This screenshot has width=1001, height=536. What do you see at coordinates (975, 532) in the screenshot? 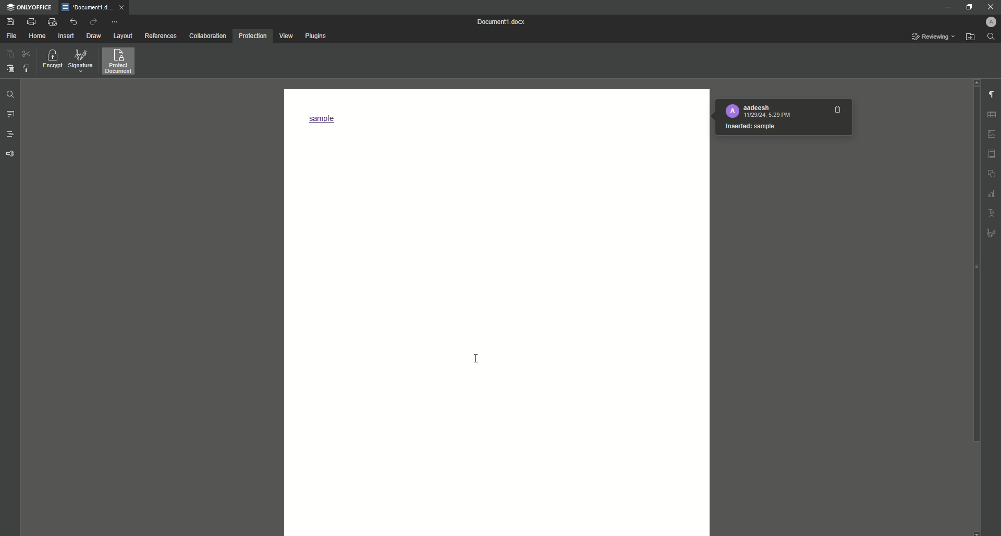
I see `scroll down` at bounding box center [975, 532].